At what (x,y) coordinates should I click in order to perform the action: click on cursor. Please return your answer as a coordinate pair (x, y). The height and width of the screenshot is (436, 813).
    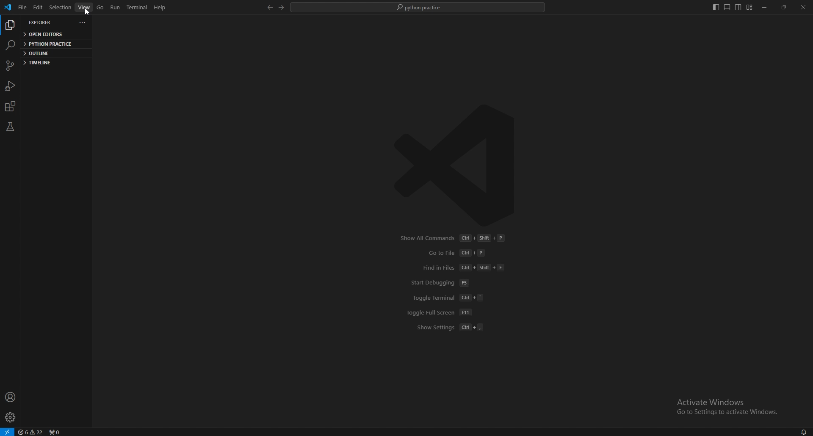
    Looking at the image, I should click on (85, 13).